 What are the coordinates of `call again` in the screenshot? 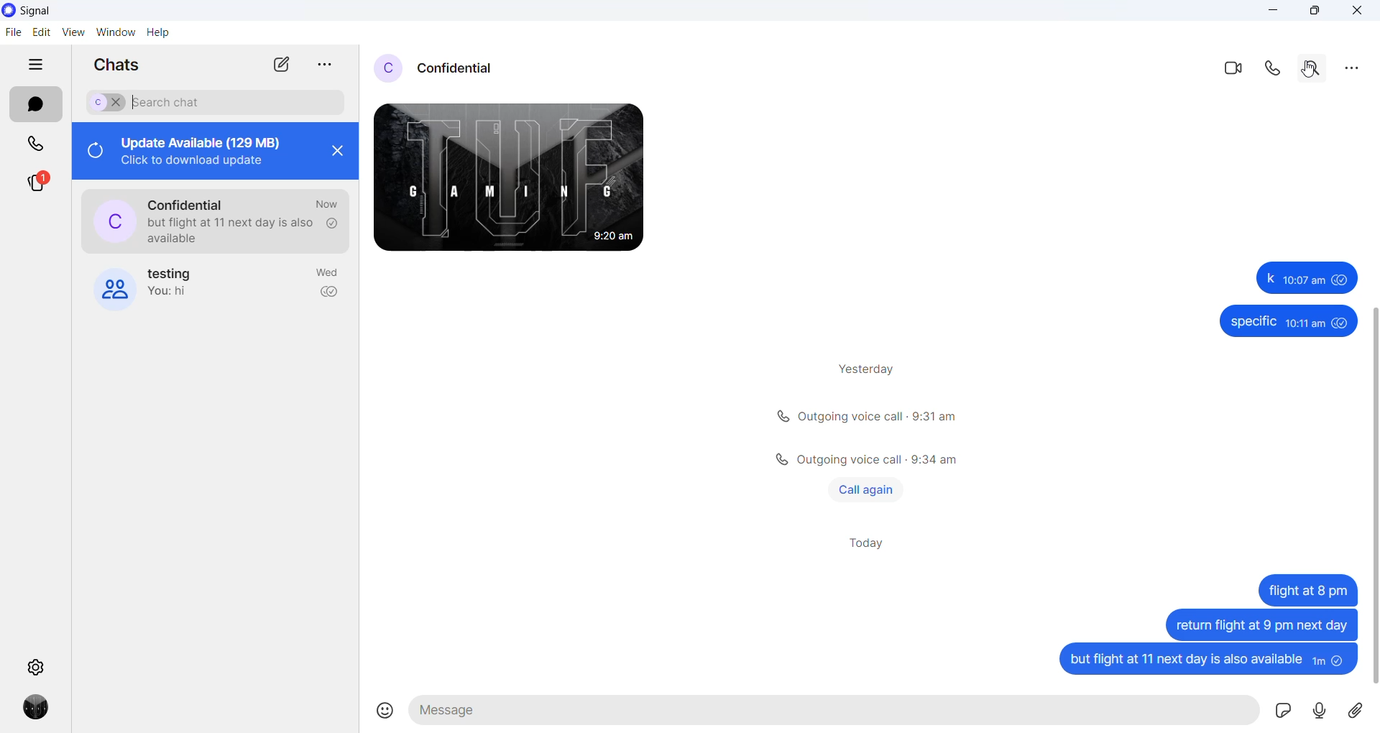 It's located at (866, 489).